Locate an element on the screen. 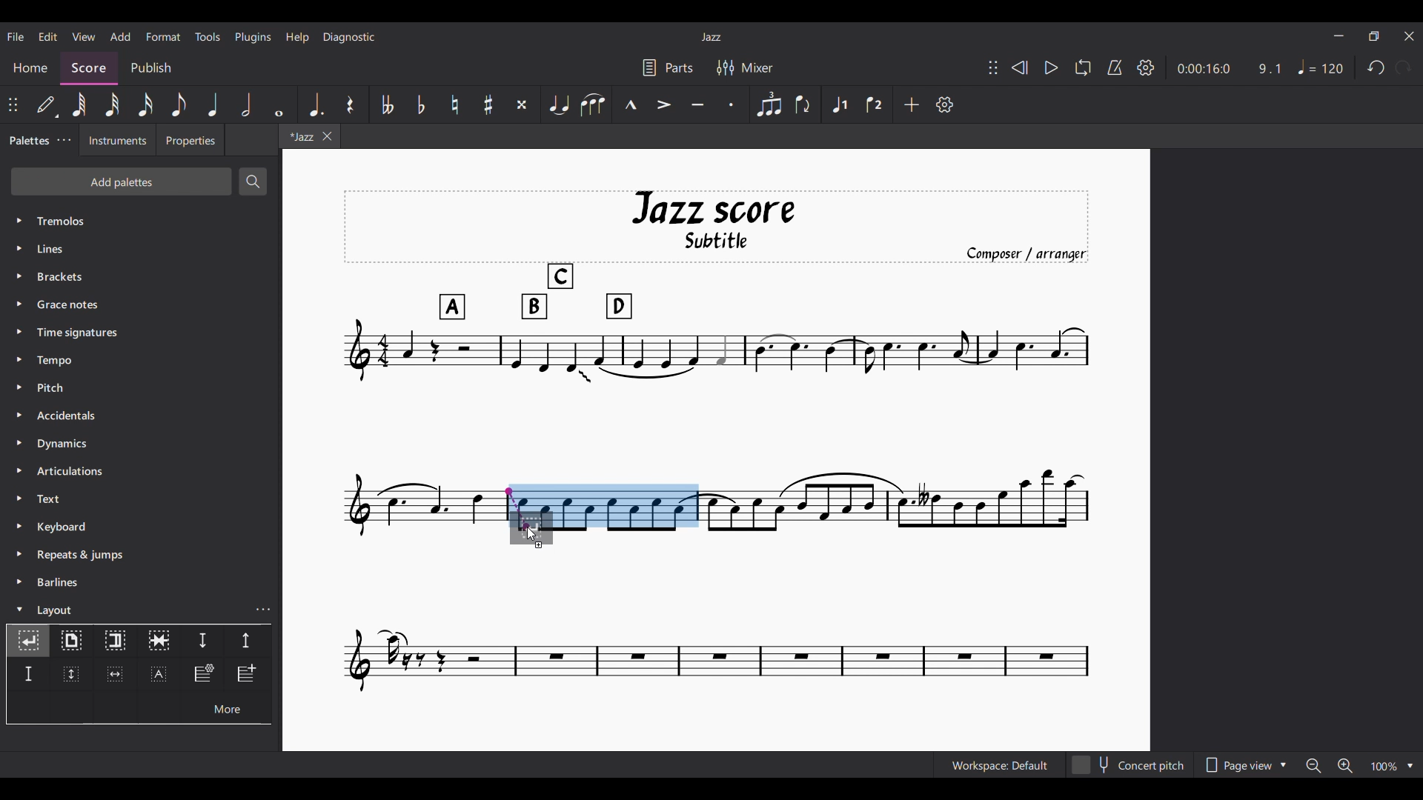  More is located at coordinates (225, 707).